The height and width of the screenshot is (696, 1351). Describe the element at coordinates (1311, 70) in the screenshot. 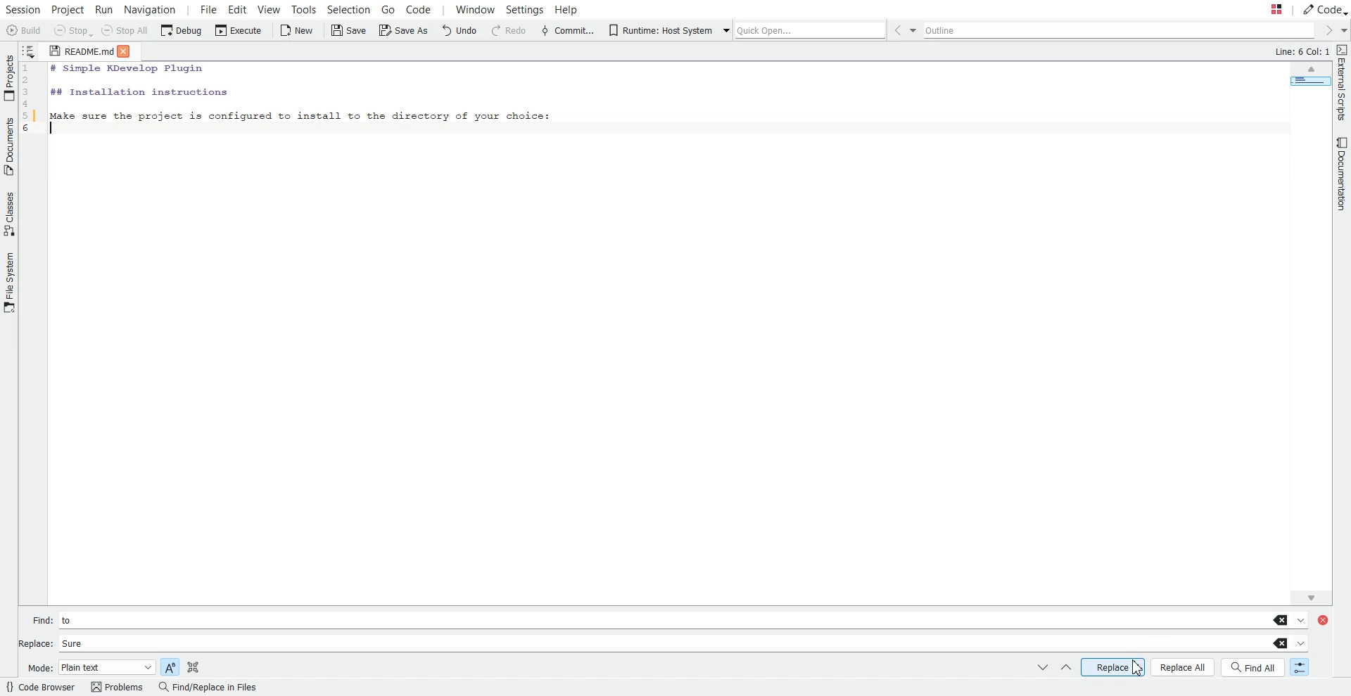

I see `Scroll up arrow` at that location.